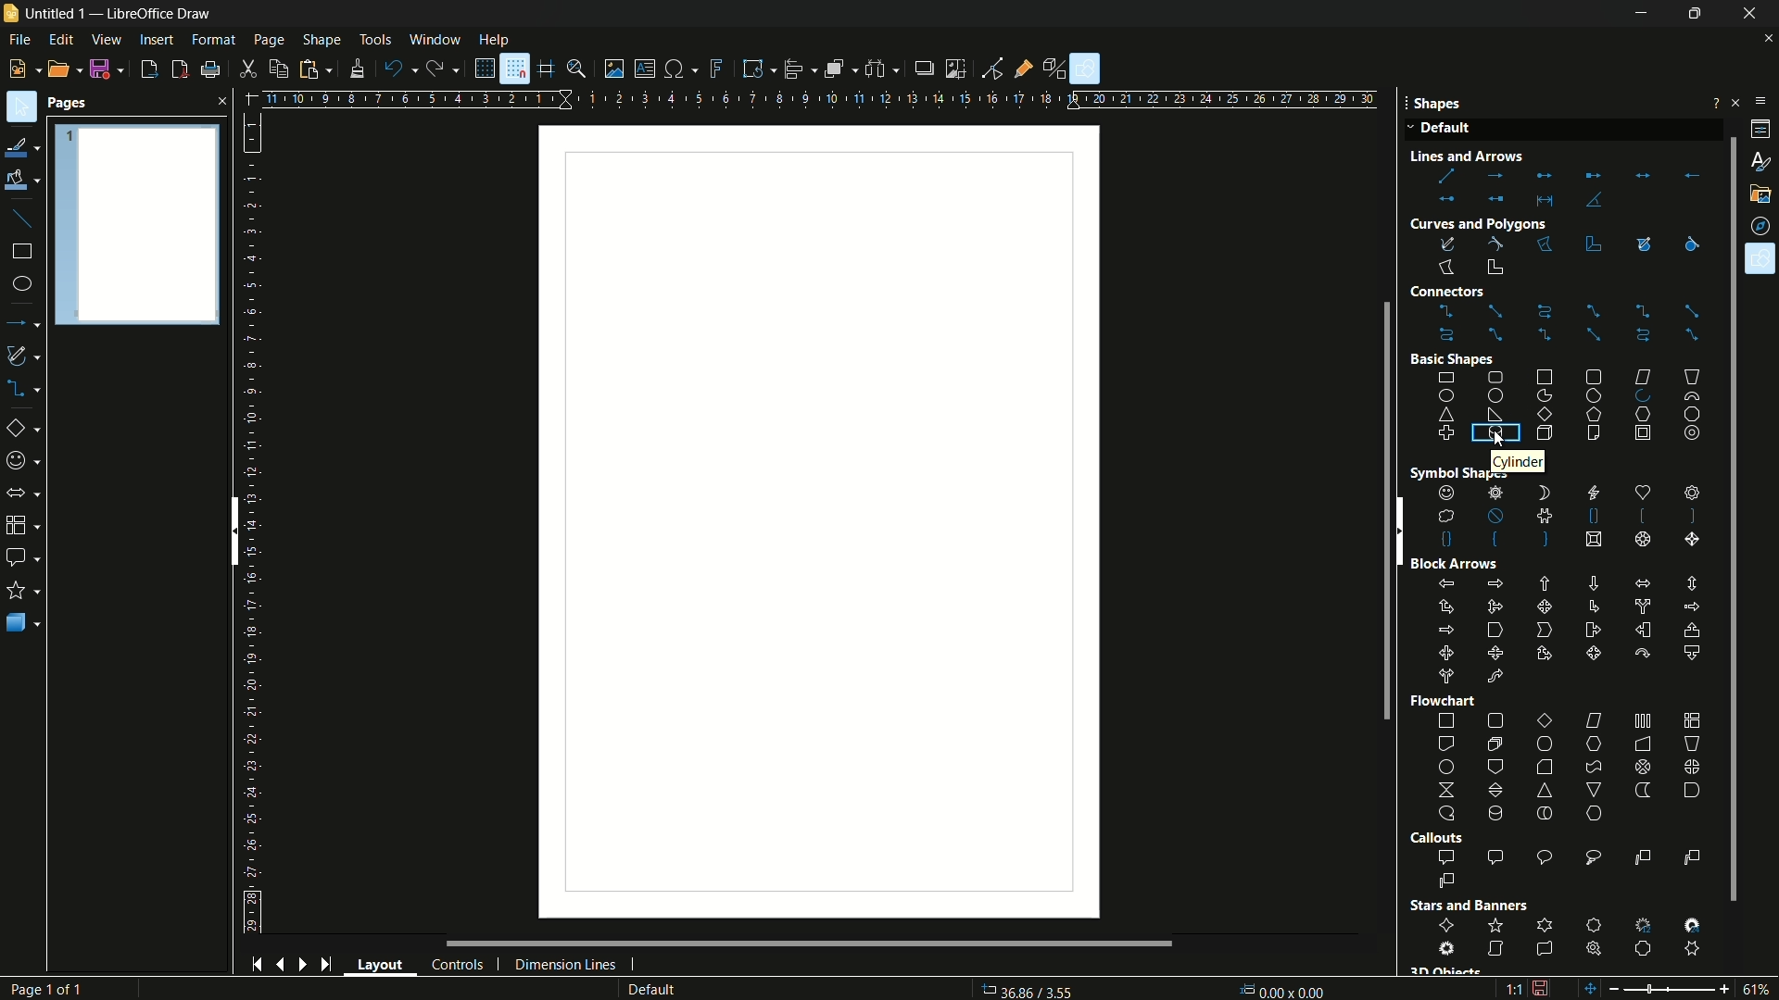  What do you see at coordinates (158, 13) in the screenshot?
I see `app name` at bounding box center [158, 13].